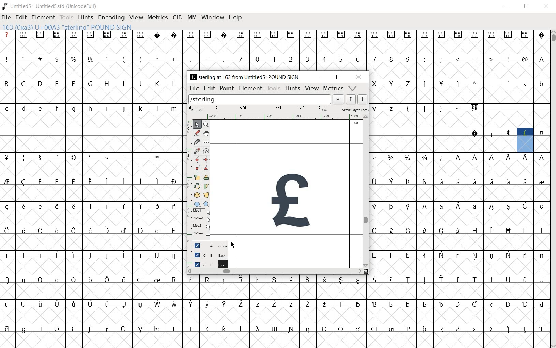 This screenshot has width=556, height=348. What do you see at coordinates (474, 230) in the screenshot?
I see `Symbol` at bounding box center [474, 230].